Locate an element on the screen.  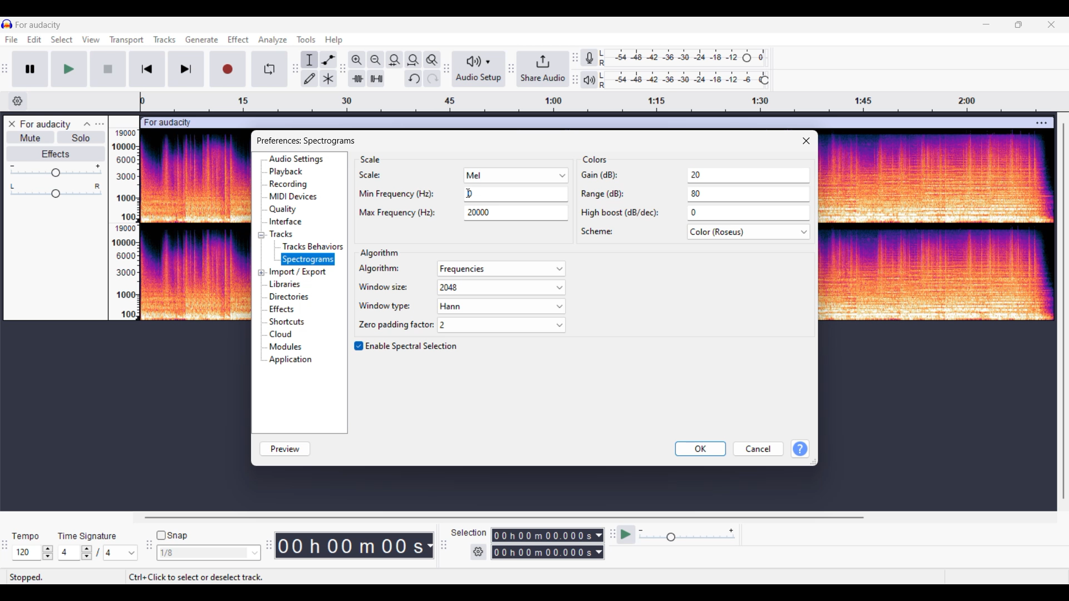
window type is located at coordinates (460, 307).